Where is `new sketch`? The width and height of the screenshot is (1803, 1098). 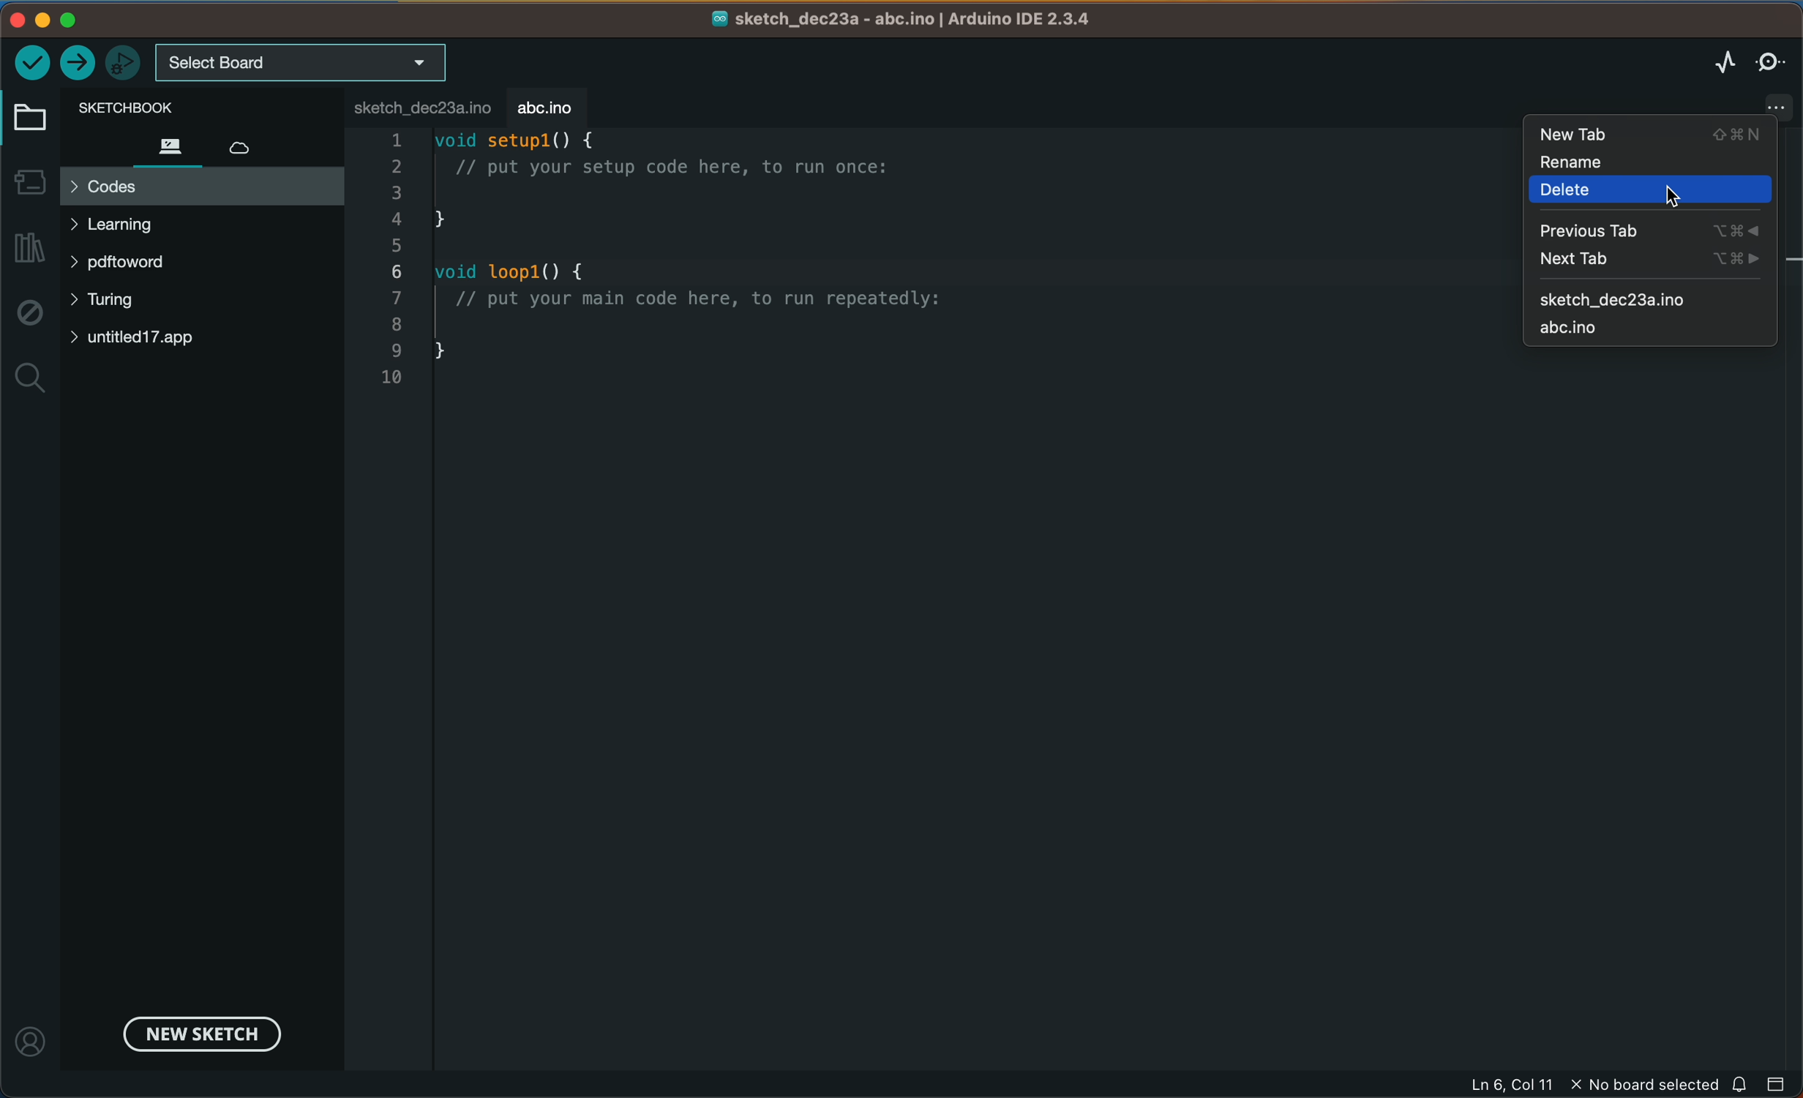 new sketch is located at coordinates (206, 1034).